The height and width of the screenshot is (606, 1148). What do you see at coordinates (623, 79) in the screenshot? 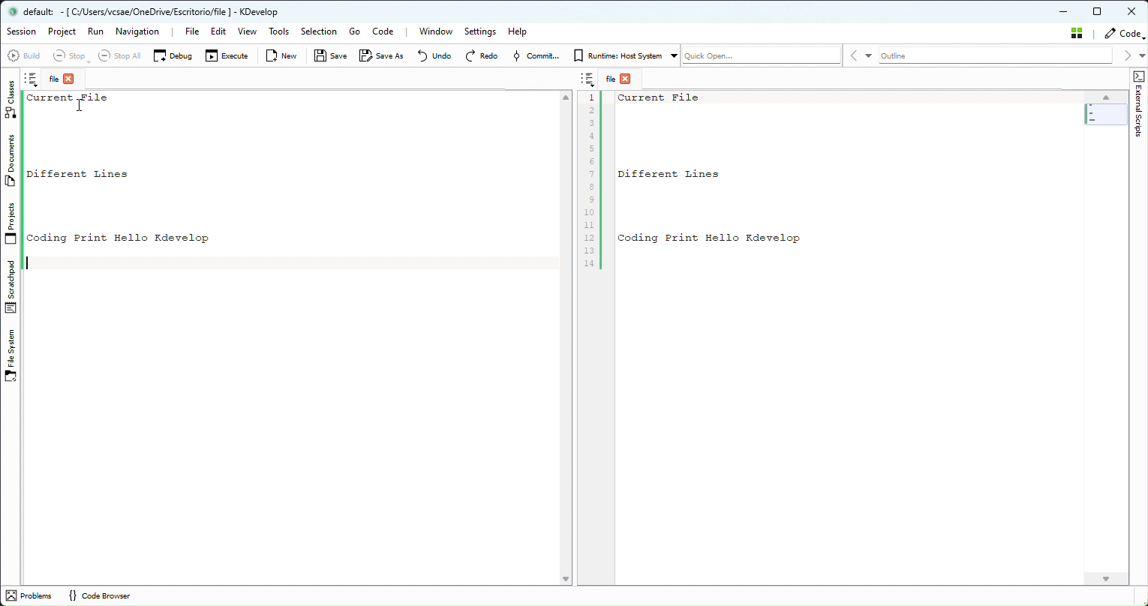
I see `File` at bounding box center [623, 79].